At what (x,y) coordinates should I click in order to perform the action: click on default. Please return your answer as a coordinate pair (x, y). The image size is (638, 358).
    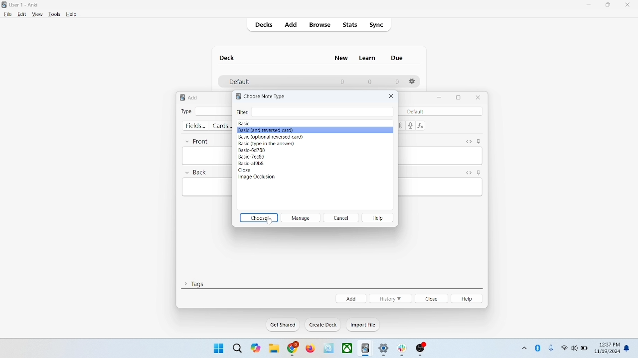
    Looking at the image, I should click on (239, 82).